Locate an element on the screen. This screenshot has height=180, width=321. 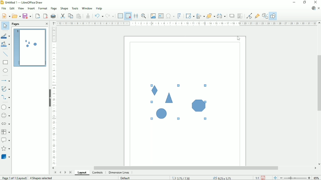
Flowchart is located at coordinates (6, 132).